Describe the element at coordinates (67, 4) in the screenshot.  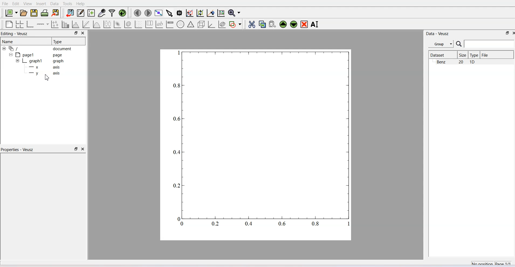
I see `Tools` at that location.